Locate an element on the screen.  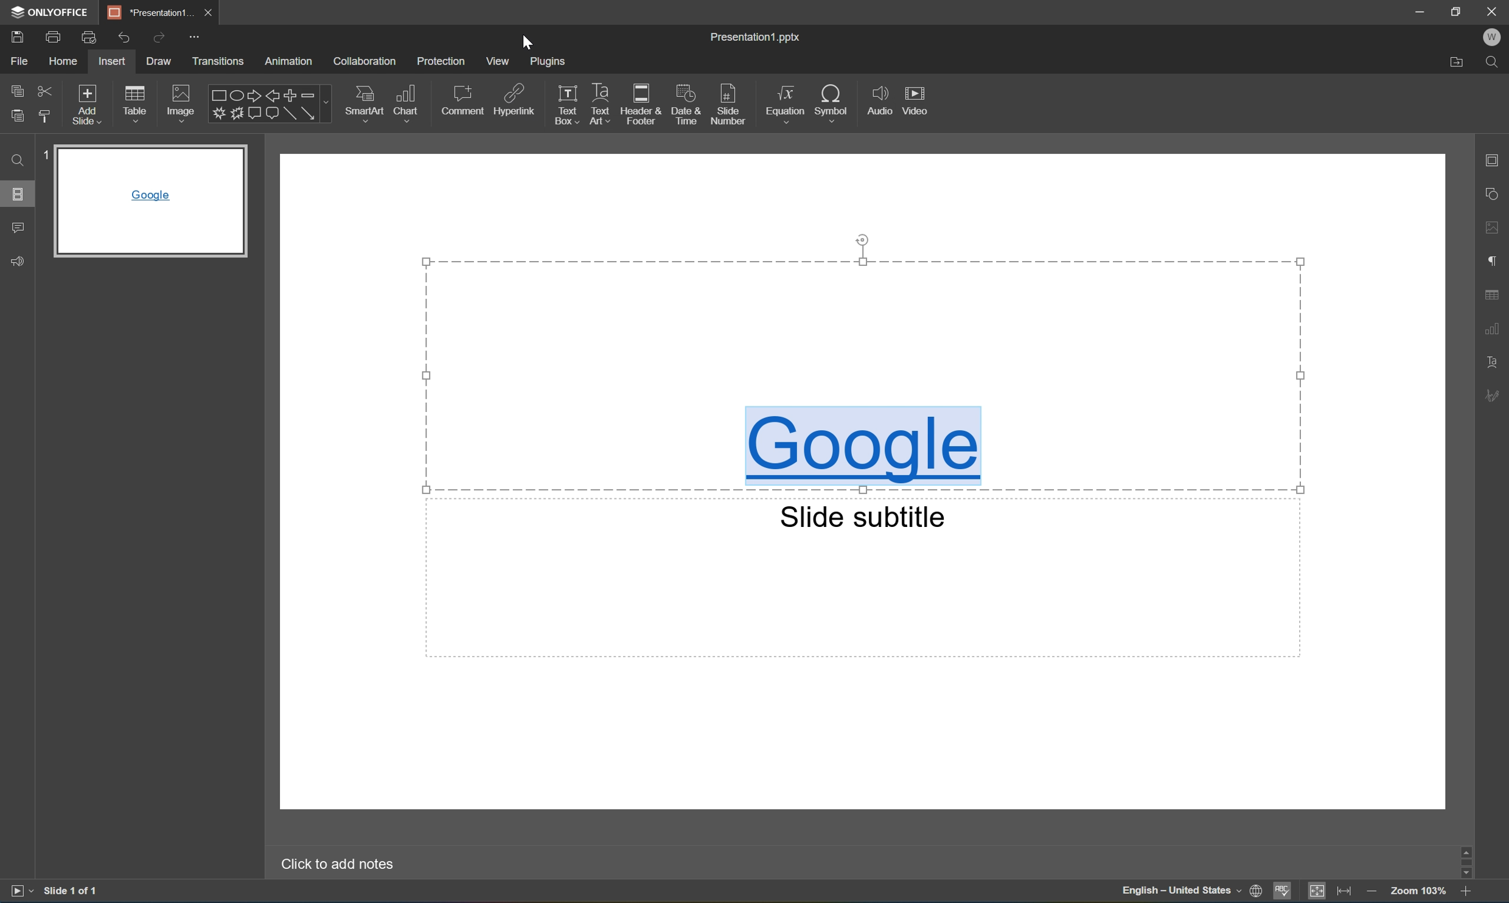
Shapes is located at coordinates (262, 105).